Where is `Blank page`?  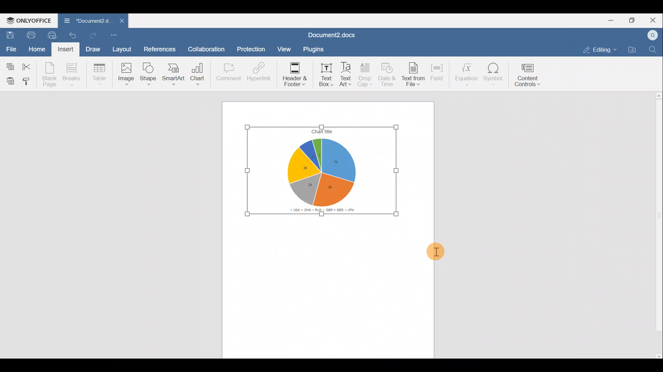
Blank page is located at coordinates (48, 74).